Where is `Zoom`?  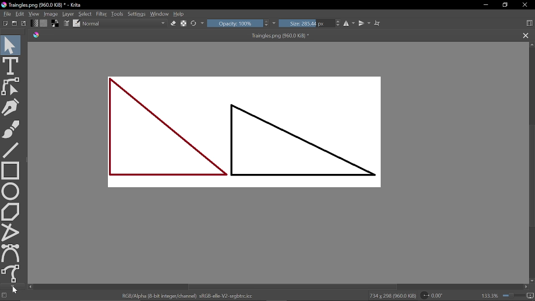 Zoom is located at coordinates (531, 296).